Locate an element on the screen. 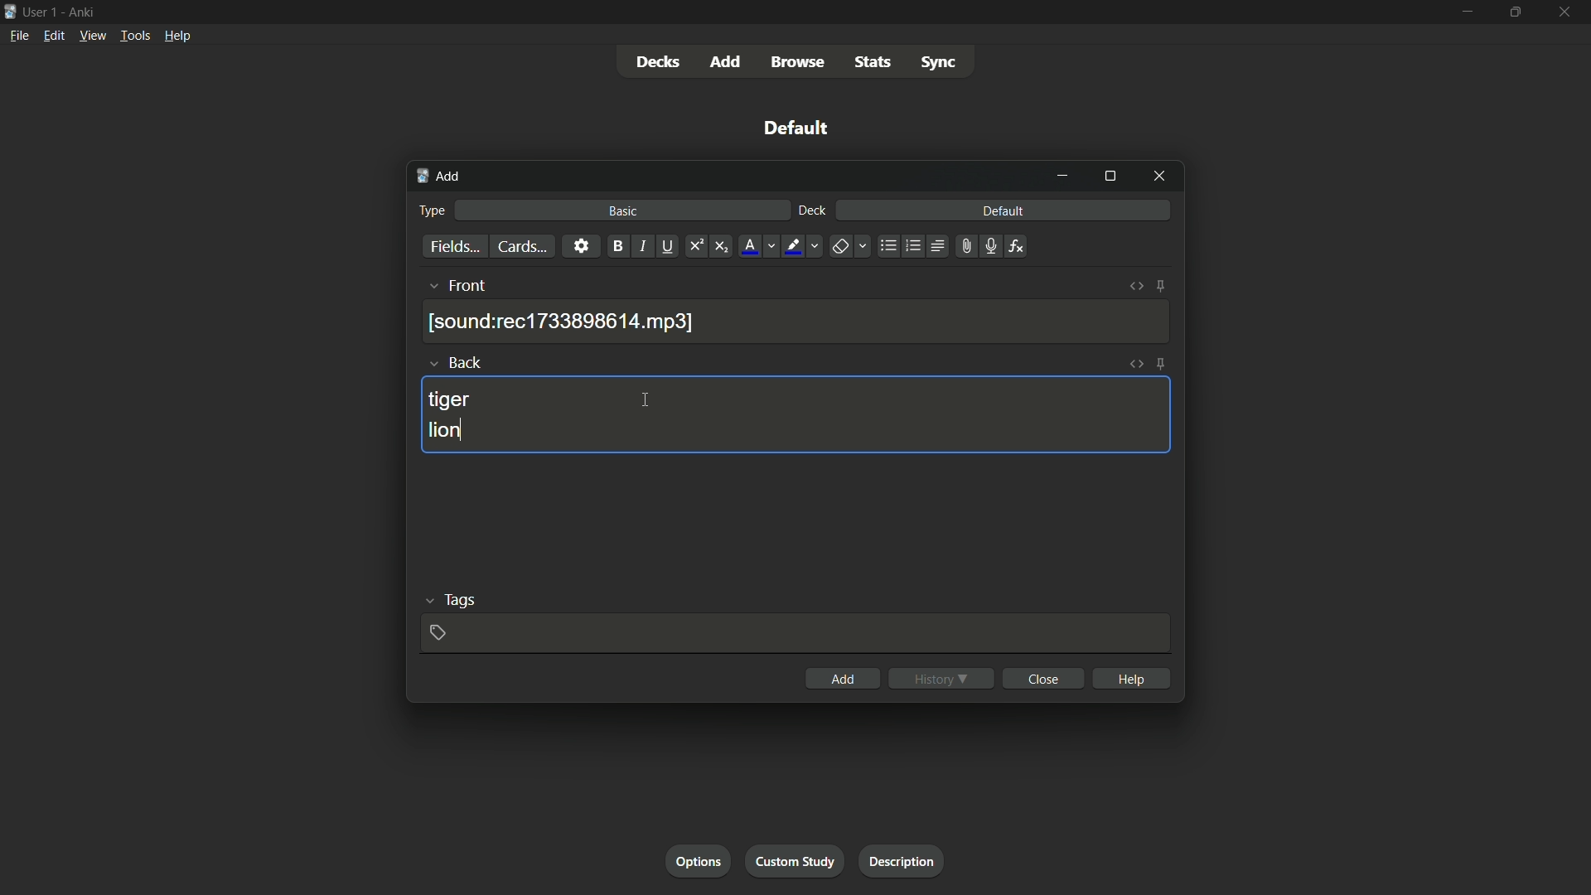  sync is located at coordinates (938, 65).